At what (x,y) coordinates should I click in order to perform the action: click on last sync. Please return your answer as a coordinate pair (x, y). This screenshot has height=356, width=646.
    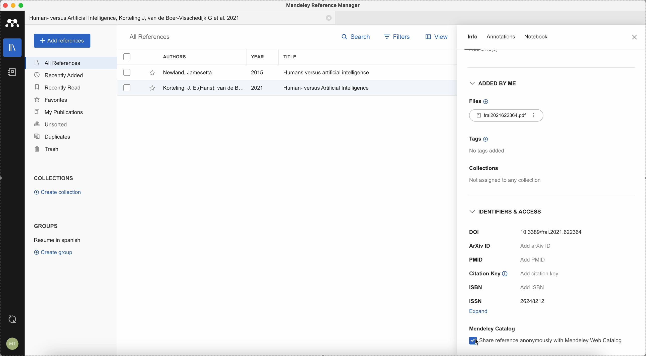
    Looking at the image, I should click on (15, 318).